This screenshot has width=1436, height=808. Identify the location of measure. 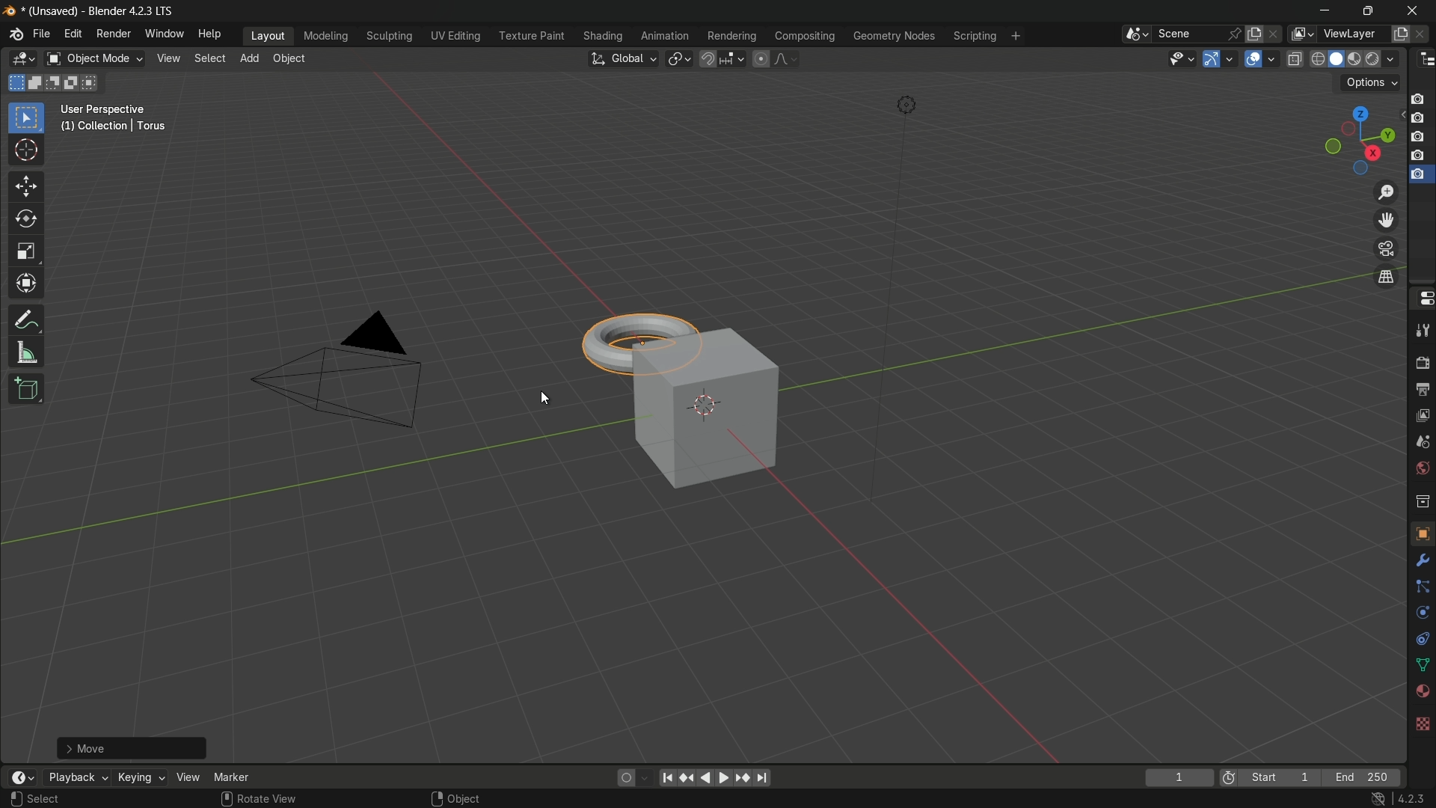
(27, 353).